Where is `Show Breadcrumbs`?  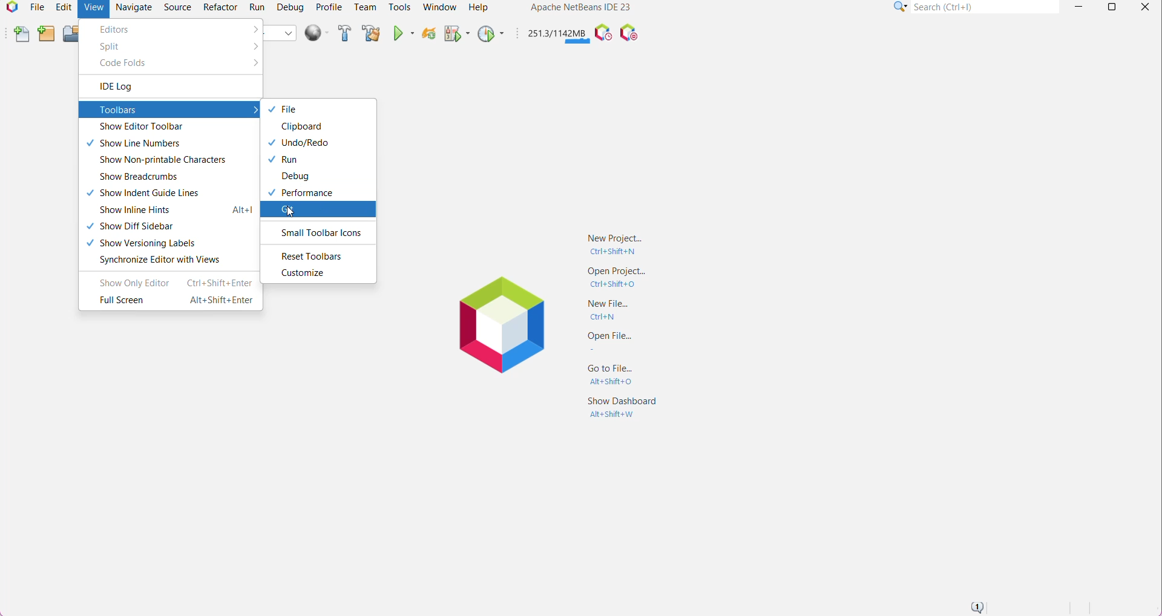
Show Breadcrumbs is located at coordinates (137, 178).